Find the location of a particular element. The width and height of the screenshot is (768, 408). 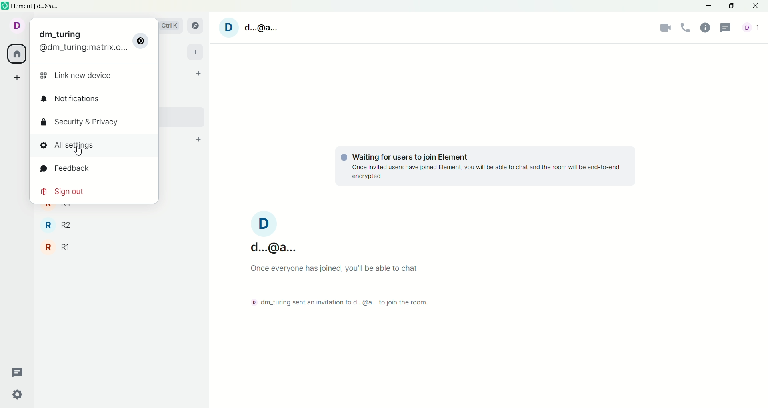

notifications is located at coordinates (75, 100).